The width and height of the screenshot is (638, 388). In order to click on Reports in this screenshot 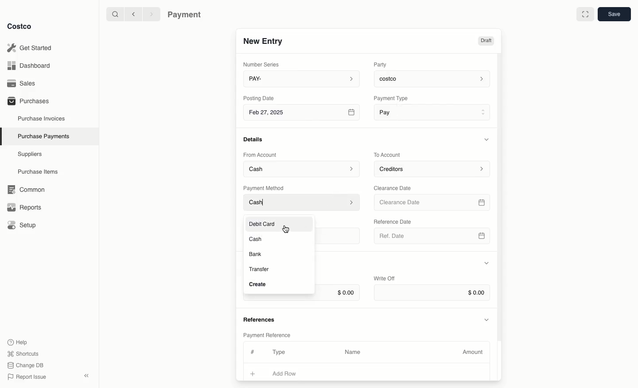, I will do `click(23, 206)`.